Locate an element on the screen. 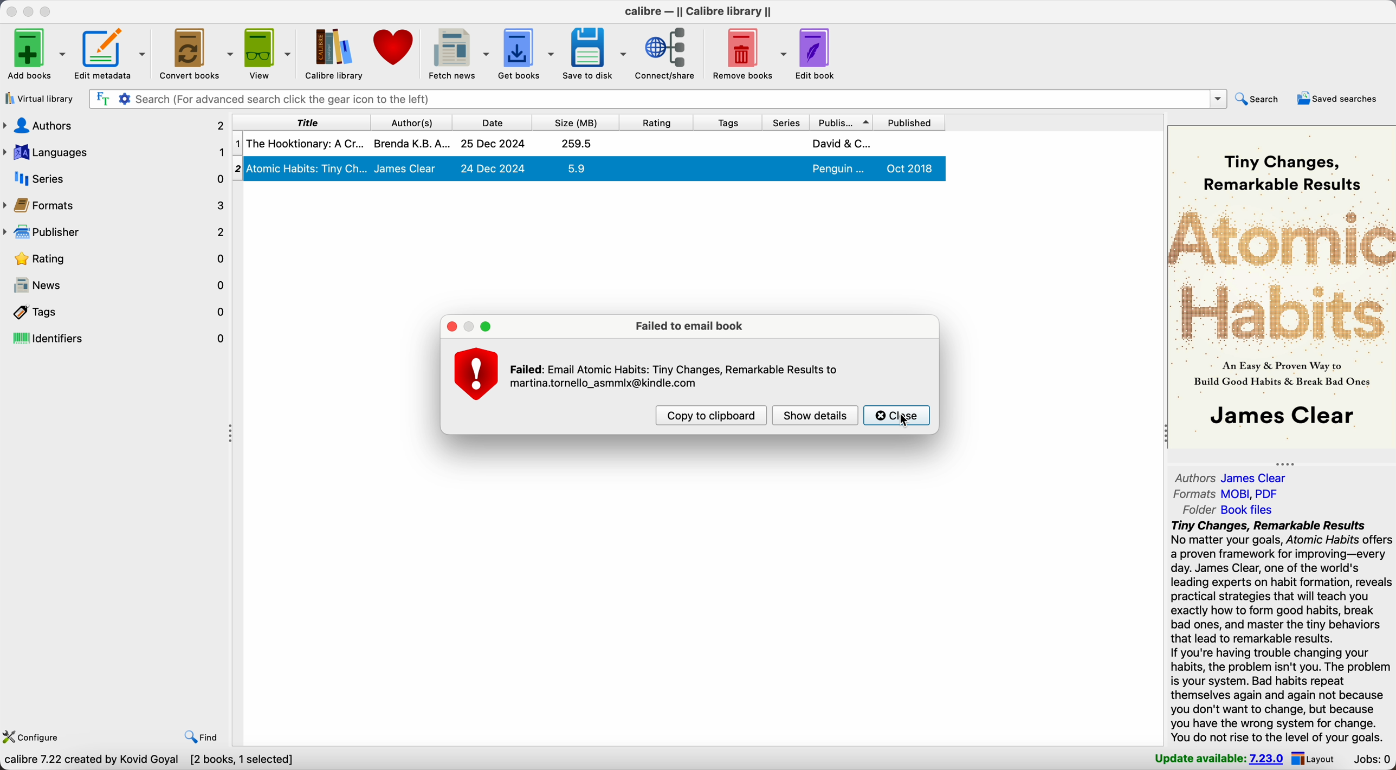  Failed: Email Atomic Habits: Tiny changes, Remarkable Result to martina.tornello_asmmlx@kindle.com is located at coordinates (675, 377).